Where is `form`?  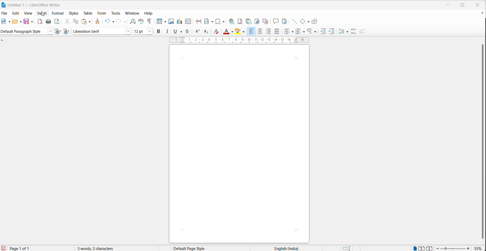
form is located at coordinates (102, 13).